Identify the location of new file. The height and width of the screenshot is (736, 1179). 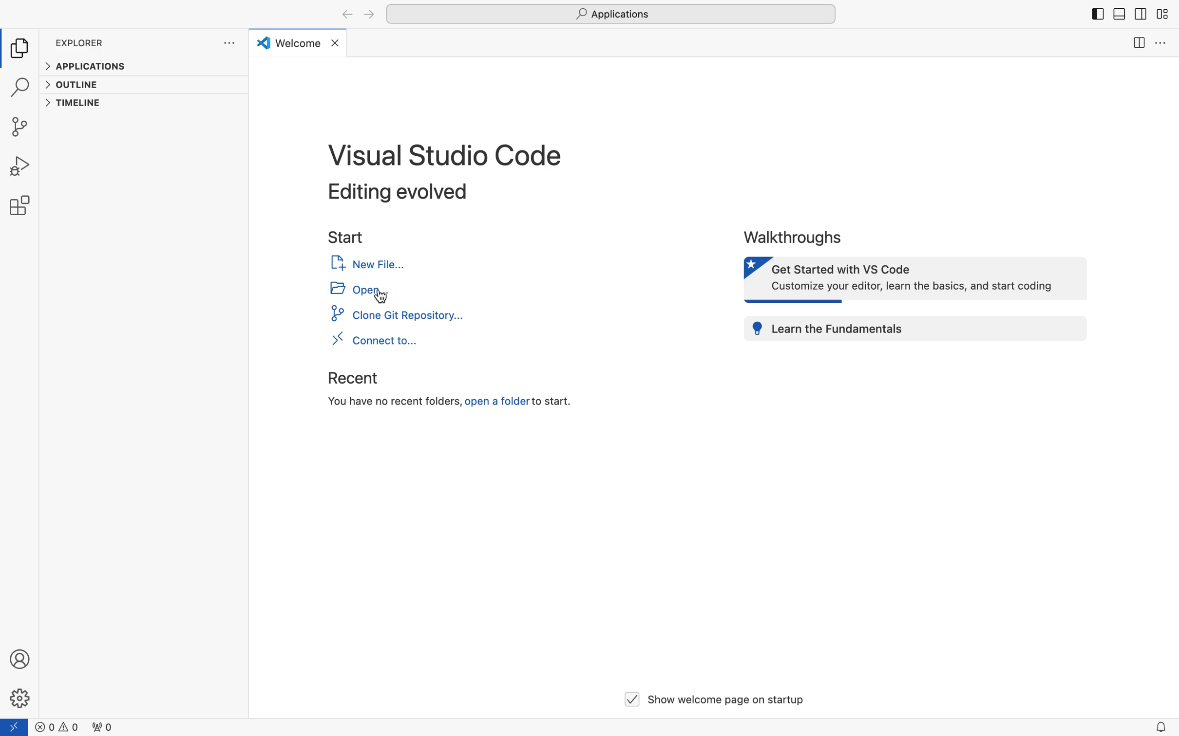
(367, 263).